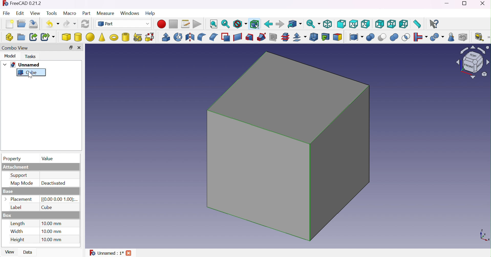 Image resolution: width=491 pixels, height=257 pixels. I want to click on Save, so click(35, 24).